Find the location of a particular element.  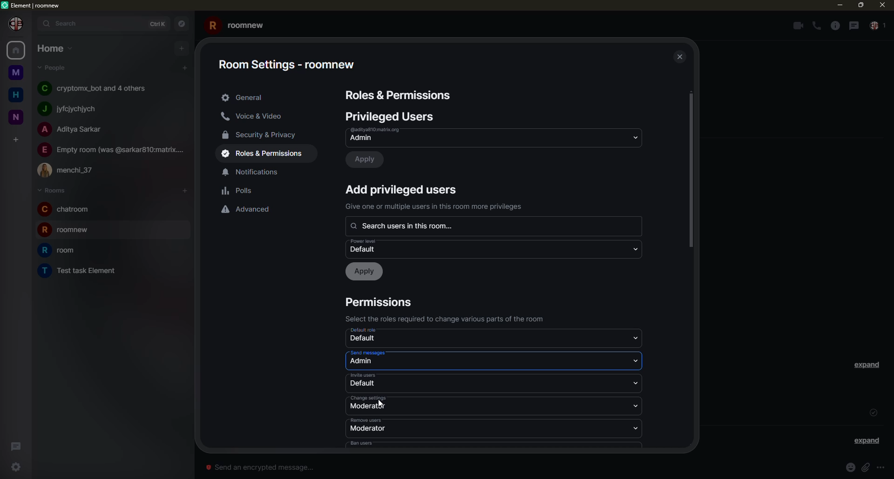

add is located at coordinates (403, 189).